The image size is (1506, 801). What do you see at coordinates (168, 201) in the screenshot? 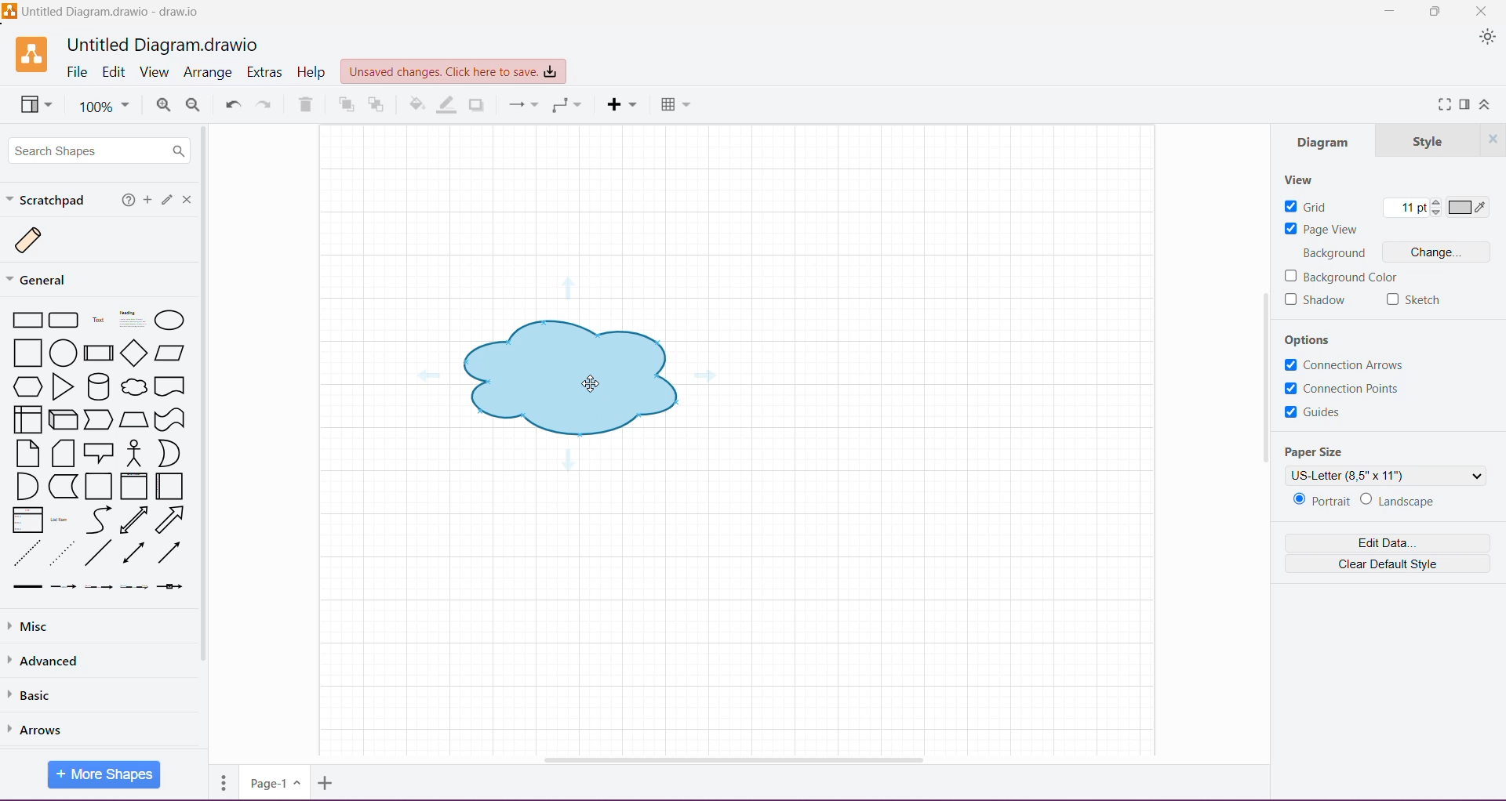
I see `Click or drag and drop shapes` at bounding box center [168, 201].